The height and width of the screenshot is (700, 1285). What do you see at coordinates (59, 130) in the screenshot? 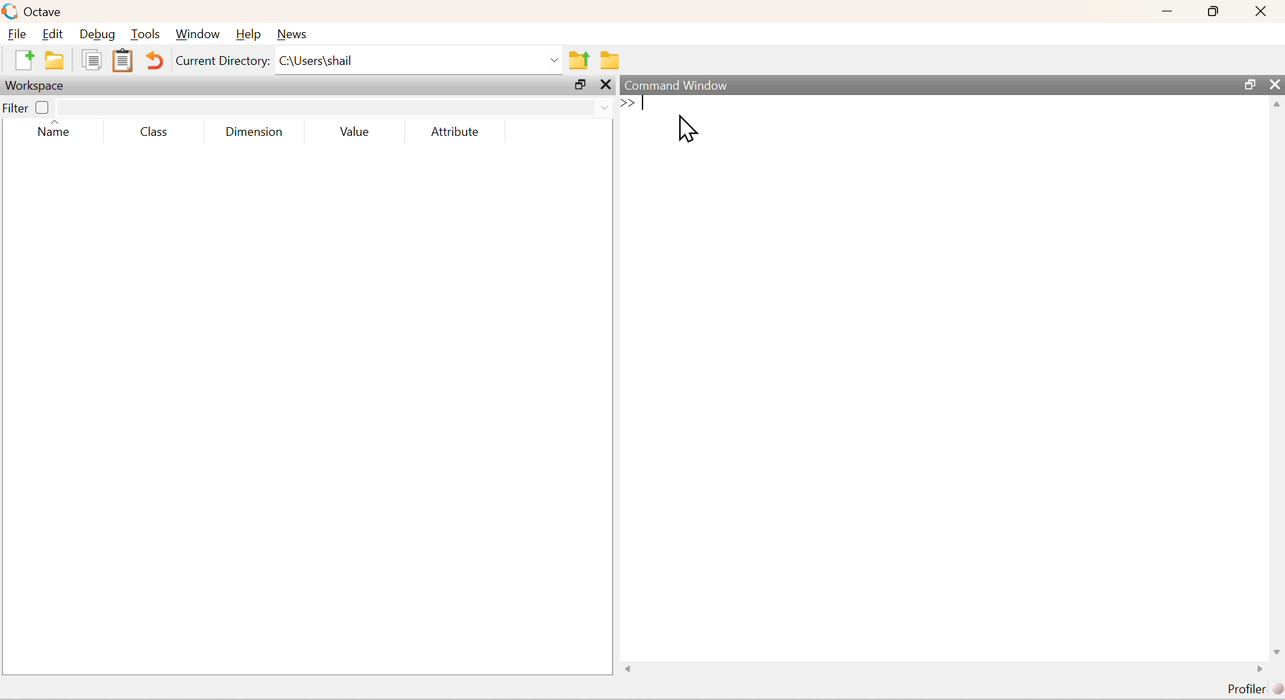
I see `Name` at bounding box center [59, 130].